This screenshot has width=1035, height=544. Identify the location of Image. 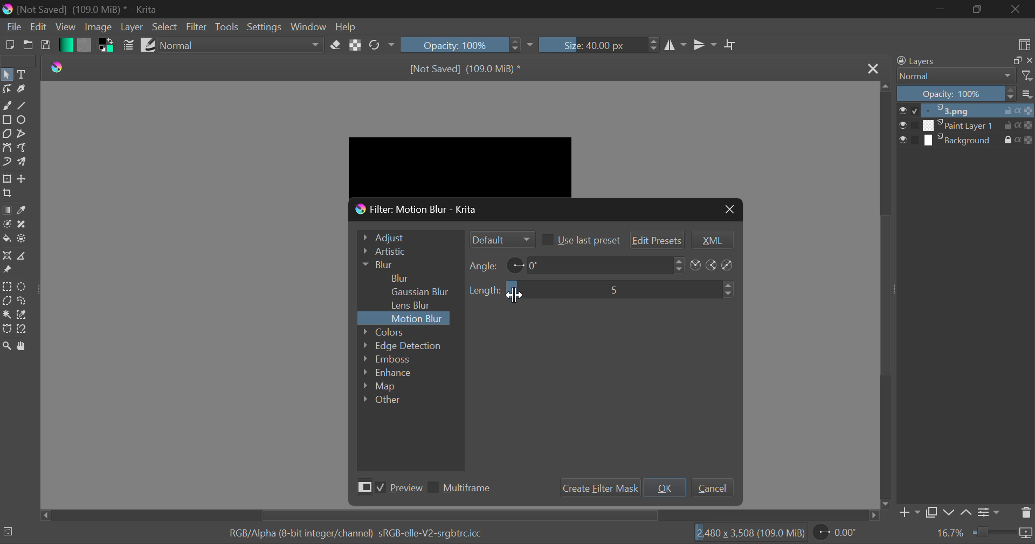
(98, 28).